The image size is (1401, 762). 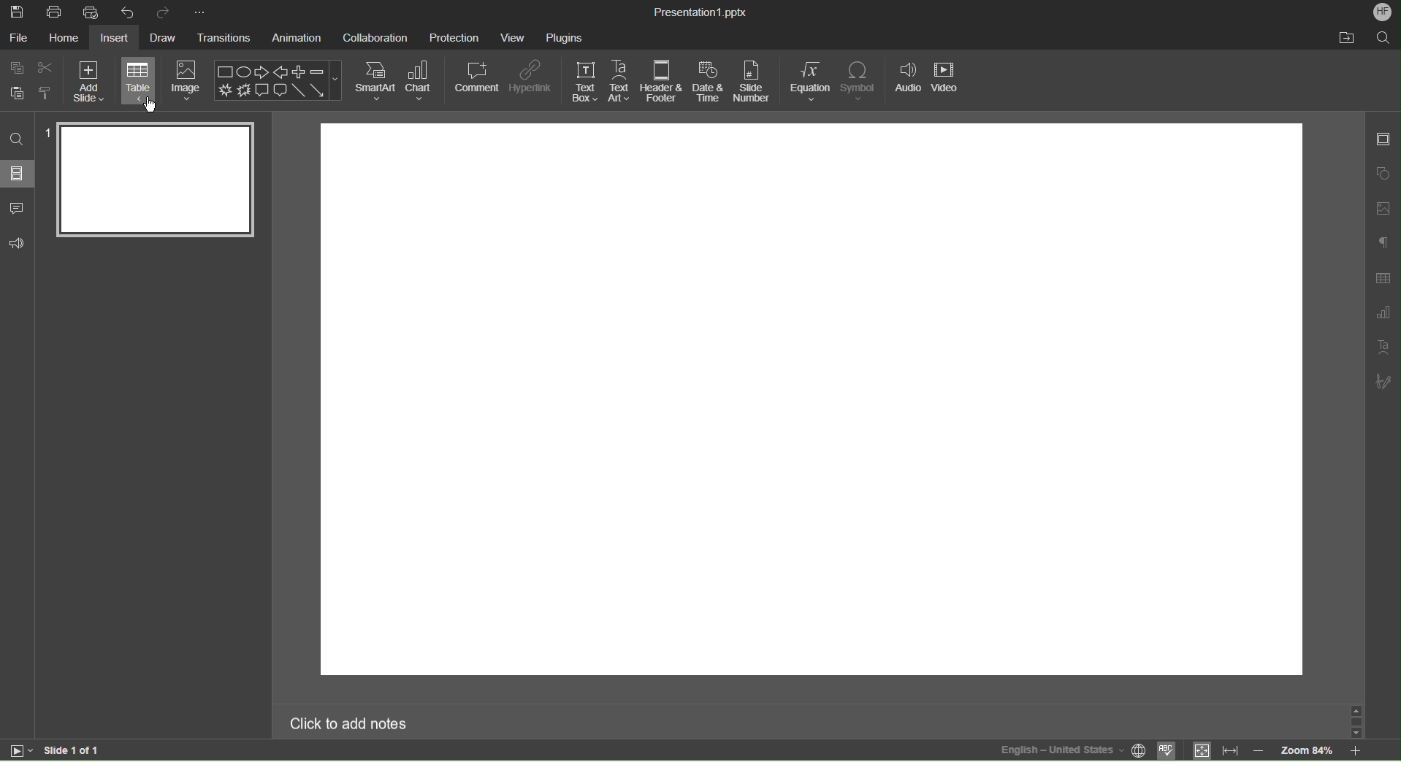 What do you see at coordinates (294, 39) in the screenshot?
I see `Animation` at bounding box center [294, 39].